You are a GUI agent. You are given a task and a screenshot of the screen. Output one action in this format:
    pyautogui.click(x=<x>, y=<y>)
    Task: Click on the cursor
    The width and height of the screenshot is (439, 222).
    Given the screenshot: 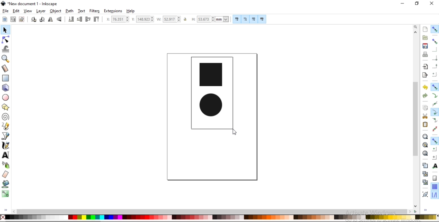 What is the action you would take?
    pyautogui.click(x=234, y=132)
    